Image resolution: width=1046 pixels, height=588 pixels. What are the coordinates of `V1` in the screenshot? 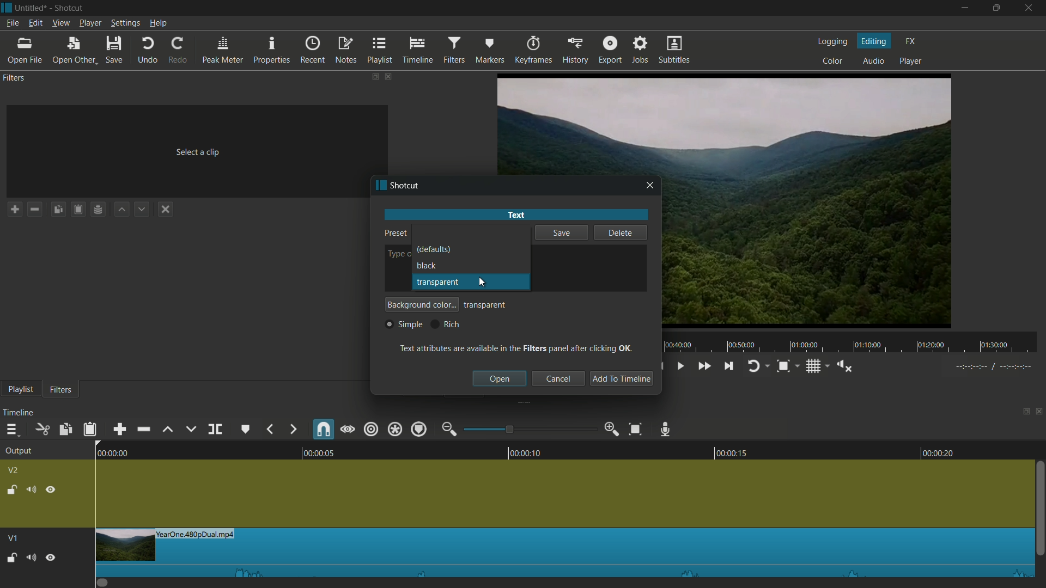 It's located at (11, 535).